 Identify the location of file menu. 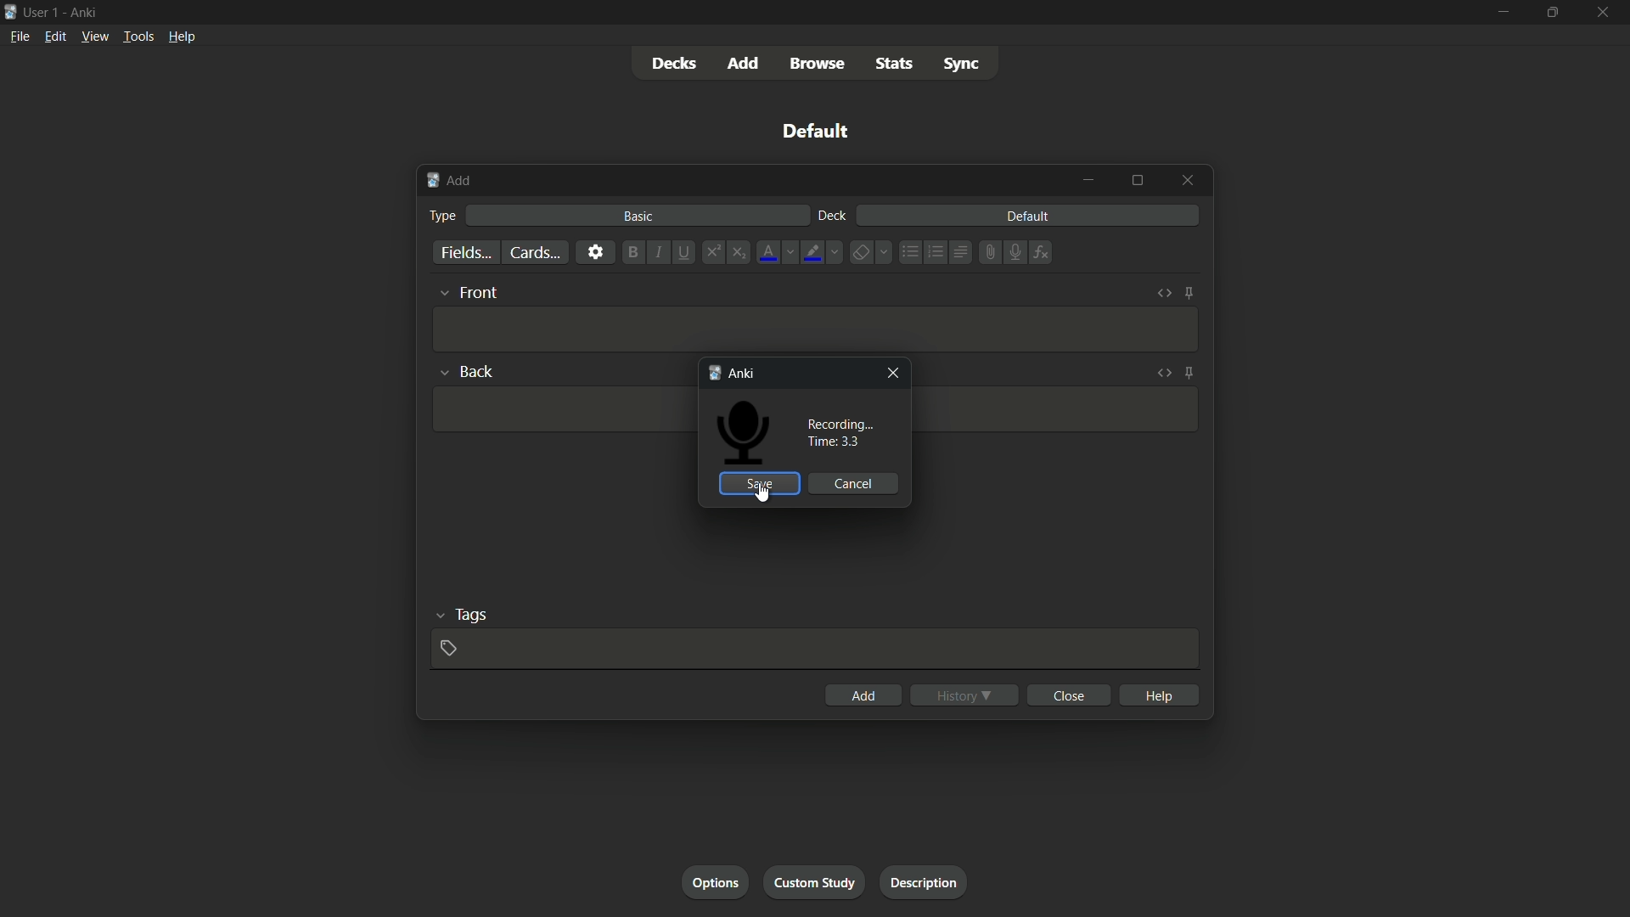
(20, 36).